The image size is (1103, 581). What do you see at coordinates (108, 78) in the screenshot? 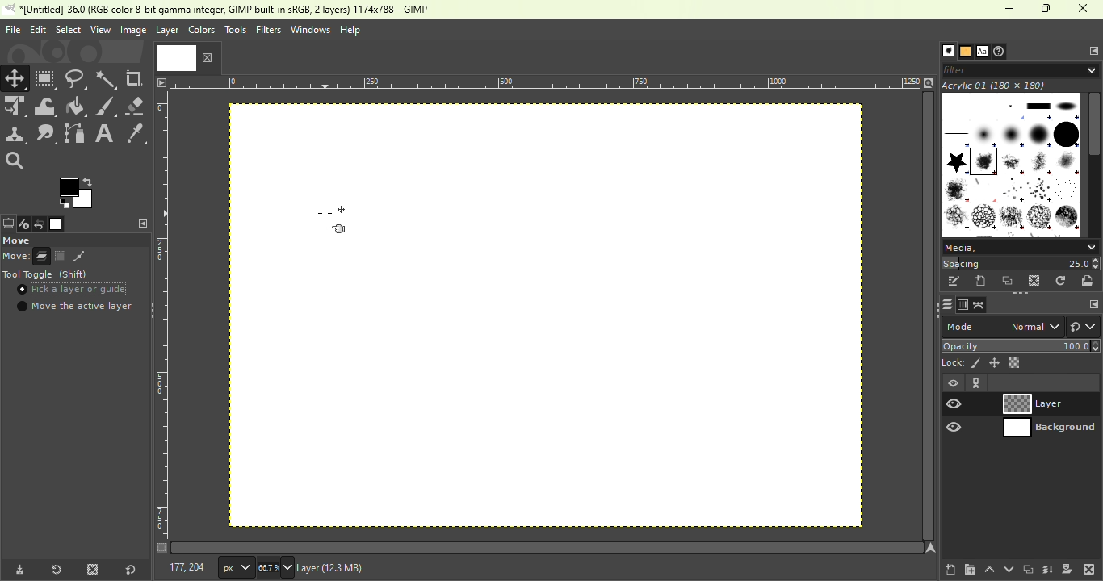
I see `Fuzzy select tool` at bounding box center [108, 78].